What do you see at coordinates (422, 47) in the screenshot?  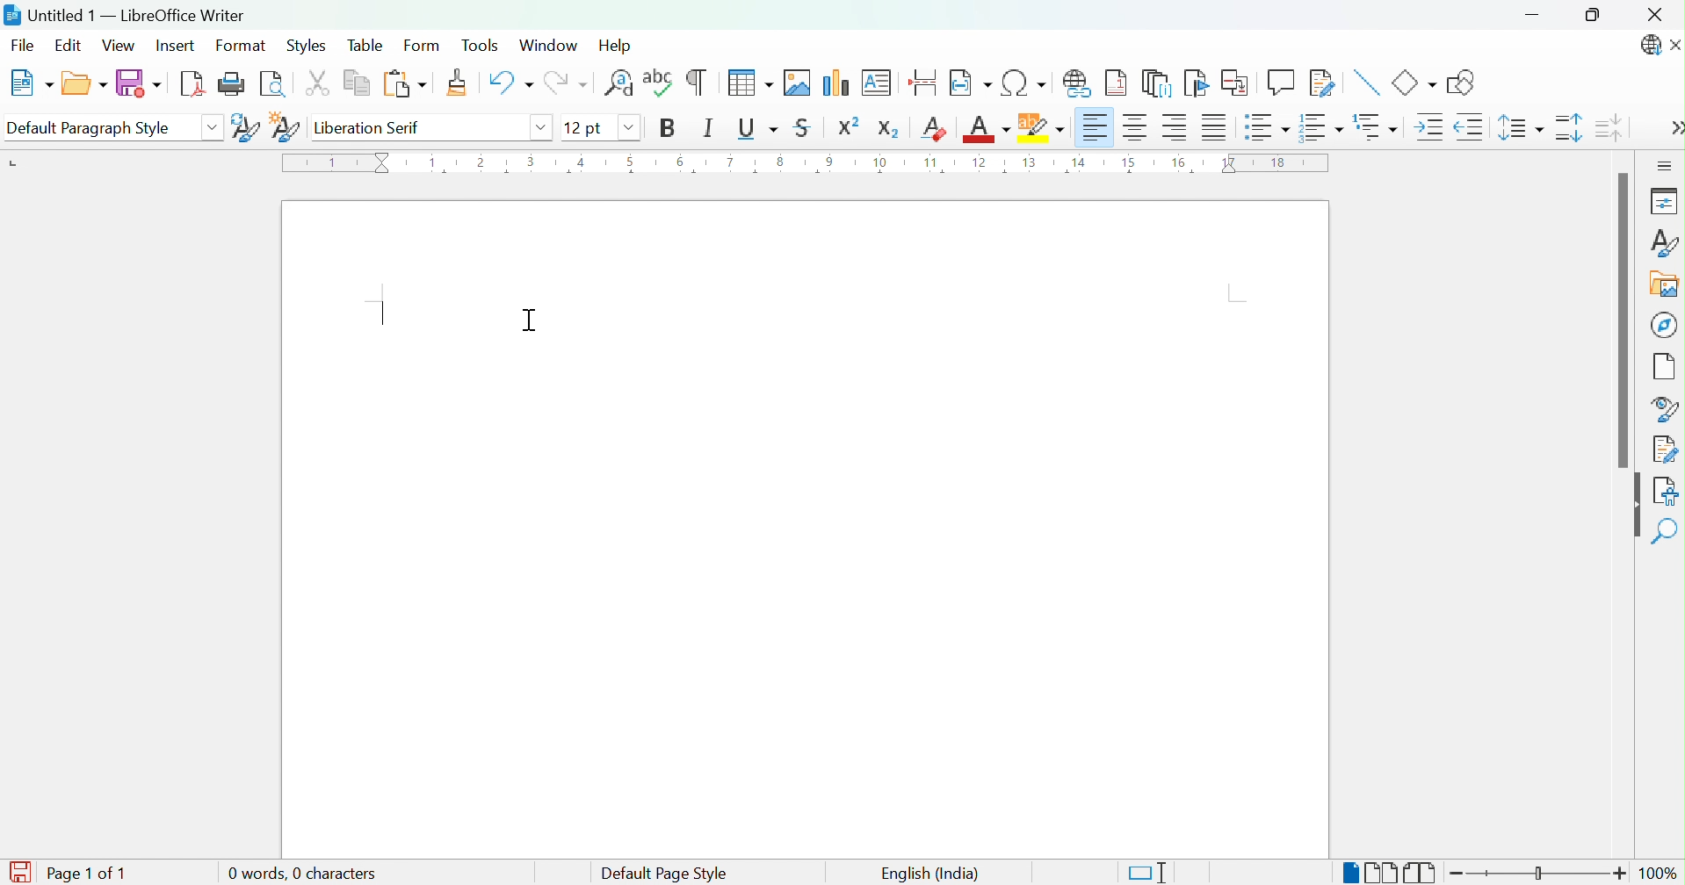 I see `Form` at bounding box center [422, 47].